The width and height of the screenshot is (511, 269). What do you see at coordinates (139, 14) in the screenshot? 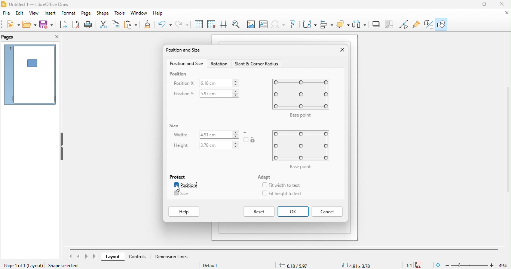
I see `window` at bounding box center [139, 14].